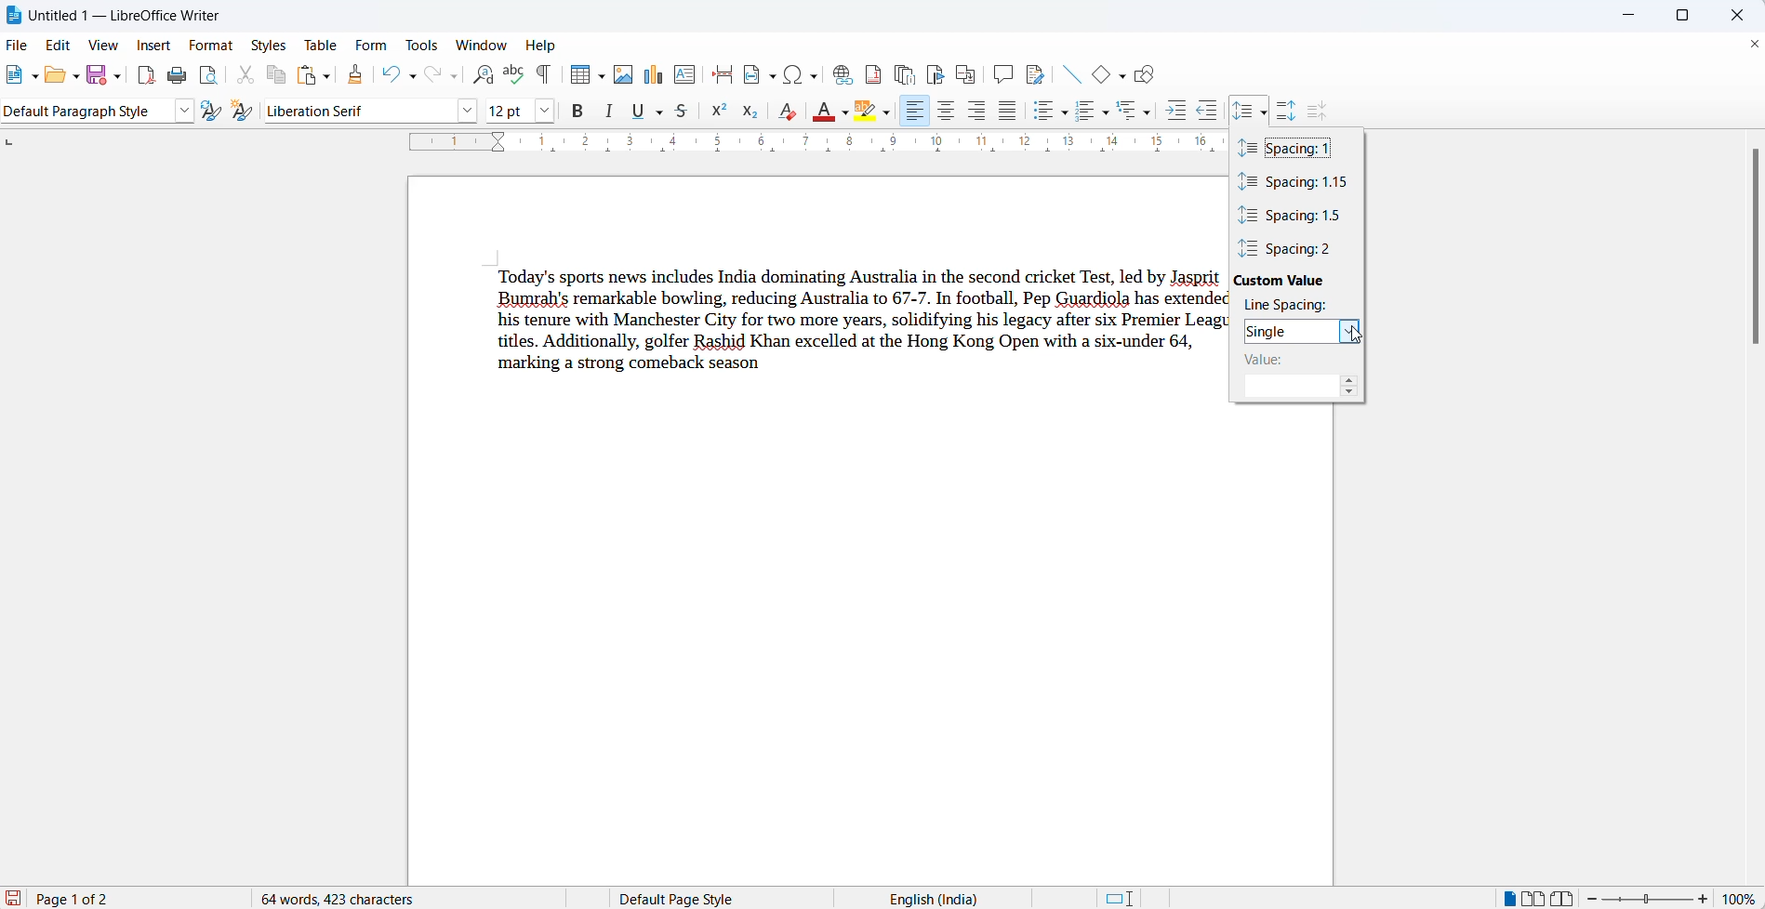 The width and height of the screenshot is (1765, 909). What do you see at coordinates (1533, 897) in the screenshot?
I see `multi page view` at bounding box center [1533, 897].